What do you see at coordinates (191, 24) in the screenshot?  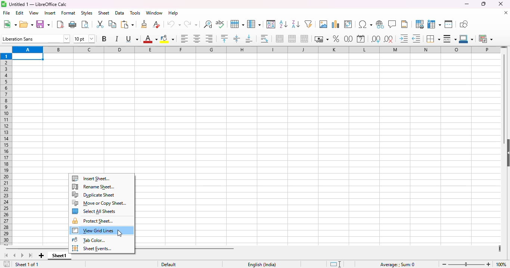 I see `redo` at bounding box center [191, 24].